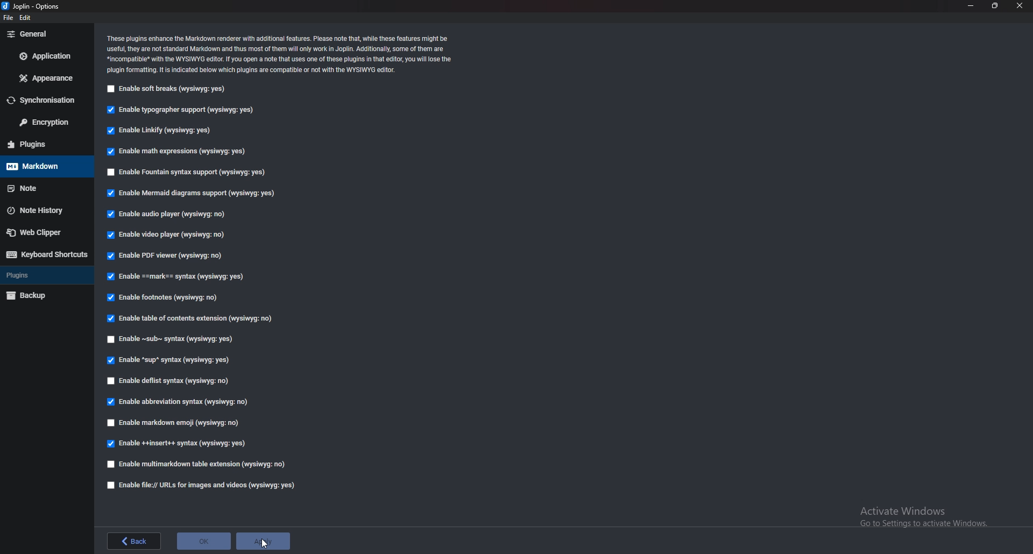  I want to click on enable multi markdown table extension, so click(202, 464).